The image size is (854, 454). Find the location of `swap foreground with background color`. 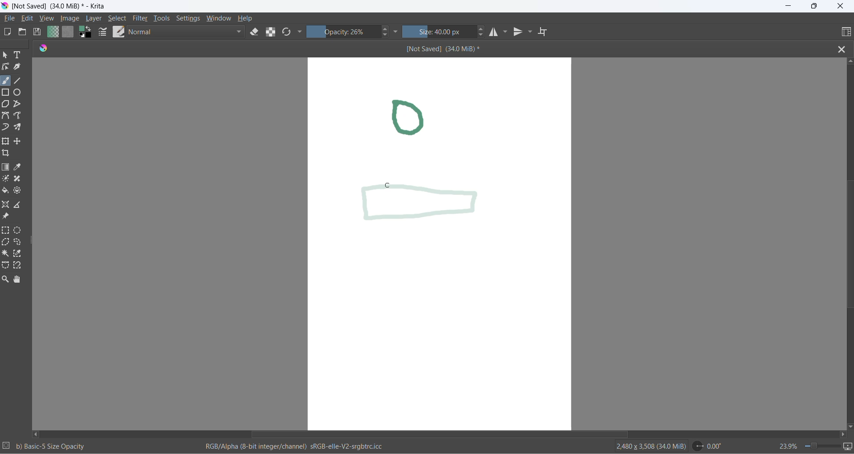

swap foreground with background color is located at coordinates (86, 32).